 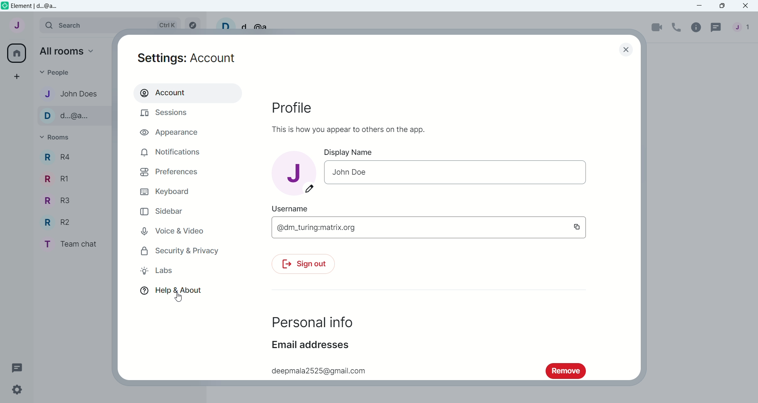 What do you see at coordinates (110, 24) in the screenshot?
I see `Search bar` at bounding box center [110, 24].